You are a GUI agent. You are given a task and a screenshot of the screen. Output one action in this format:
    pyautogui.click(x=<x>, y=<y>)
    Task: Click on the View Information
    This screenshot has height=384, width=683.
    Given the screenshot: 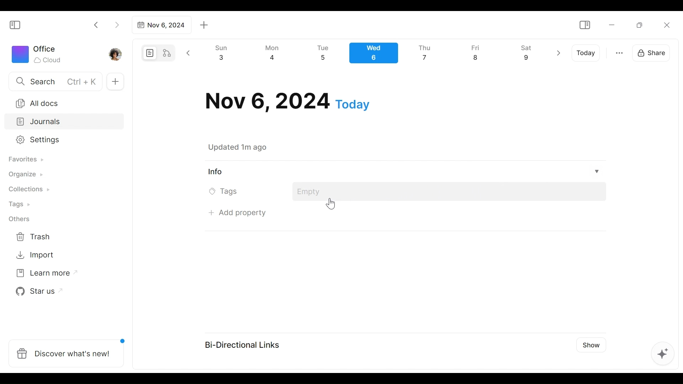 What is the action you would take?
    pyautogui.click(x=402, y=171)
    